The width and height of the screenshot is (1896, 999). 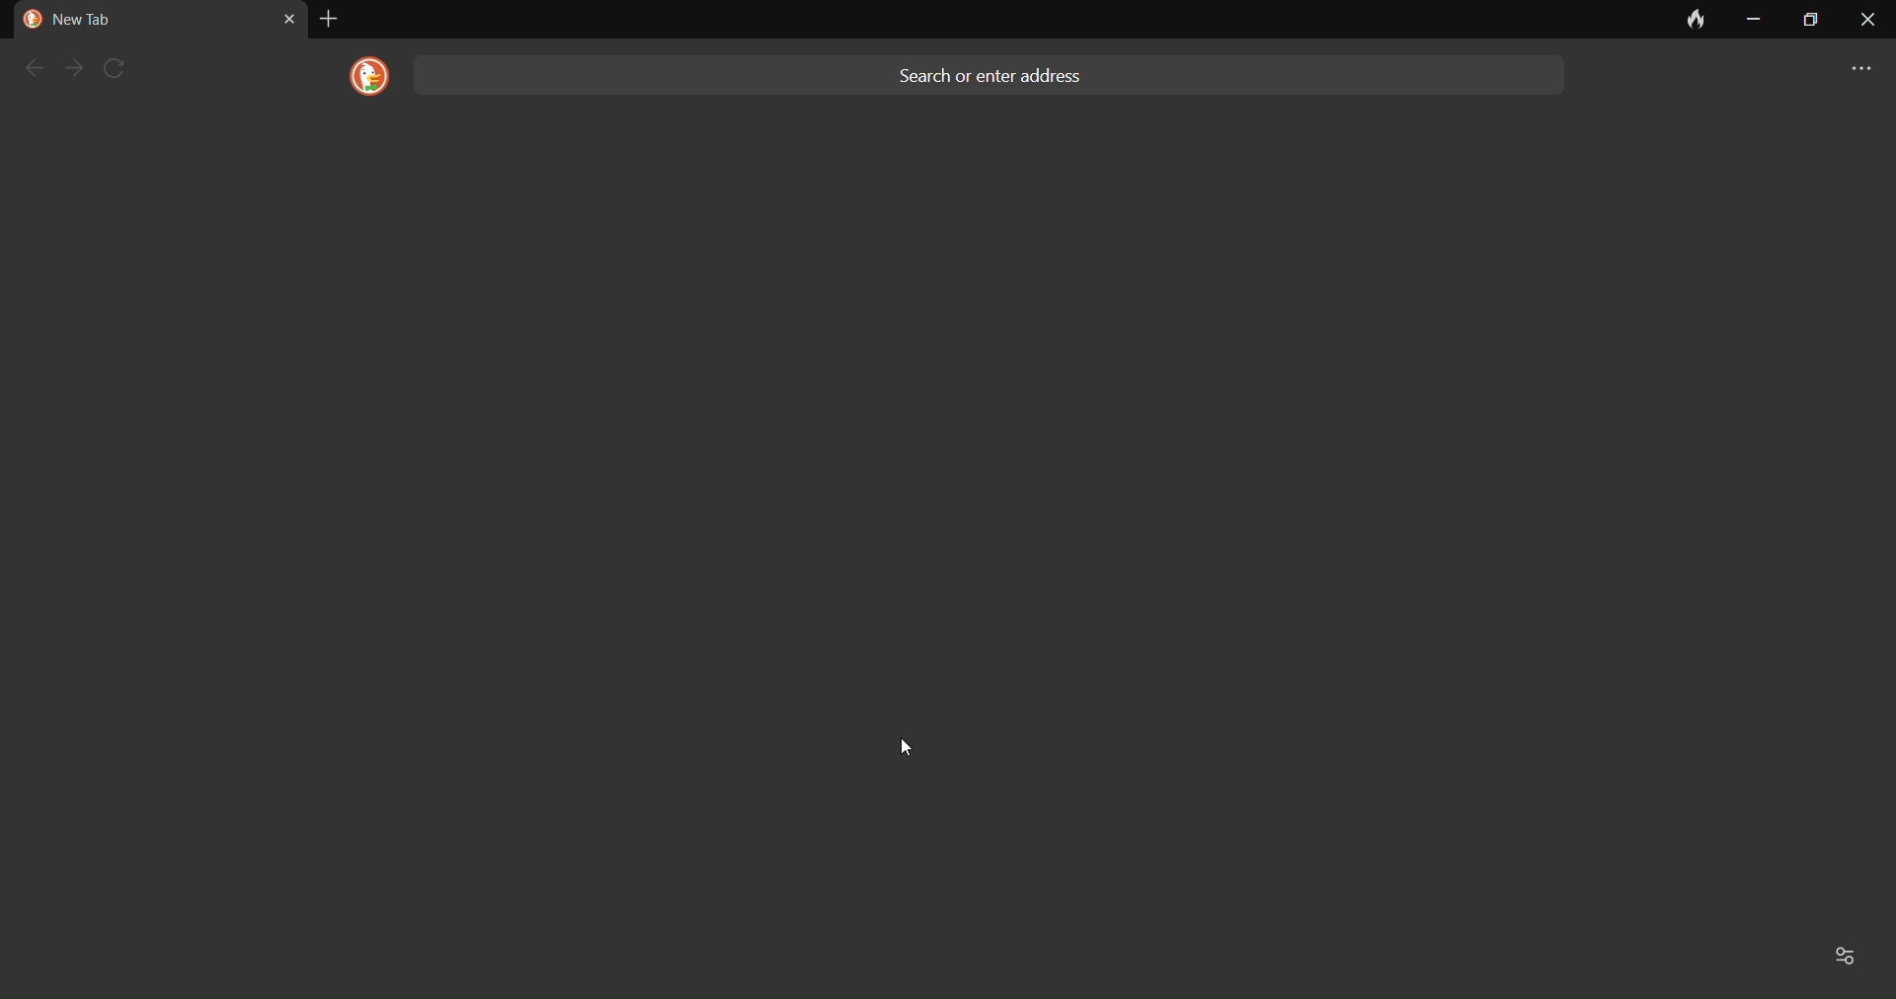 What do you see at coordinates (996, 71) in the screenshot?
I see `Search or enter address` at bounding box center [996, 71].